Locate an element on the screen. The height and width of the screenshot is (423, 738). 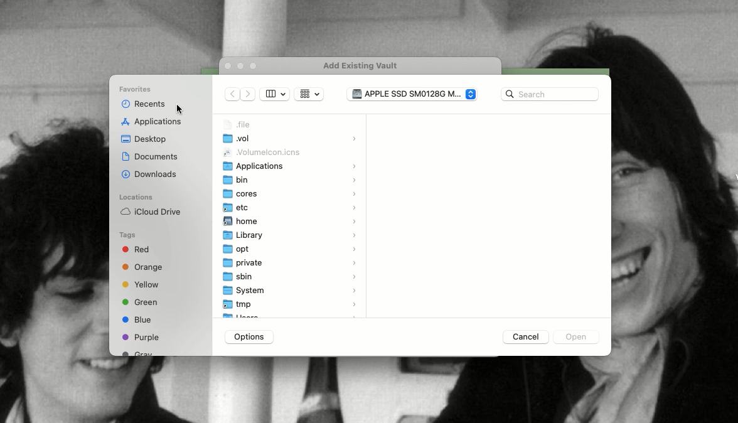
Open is located at coordinates (574, 338).